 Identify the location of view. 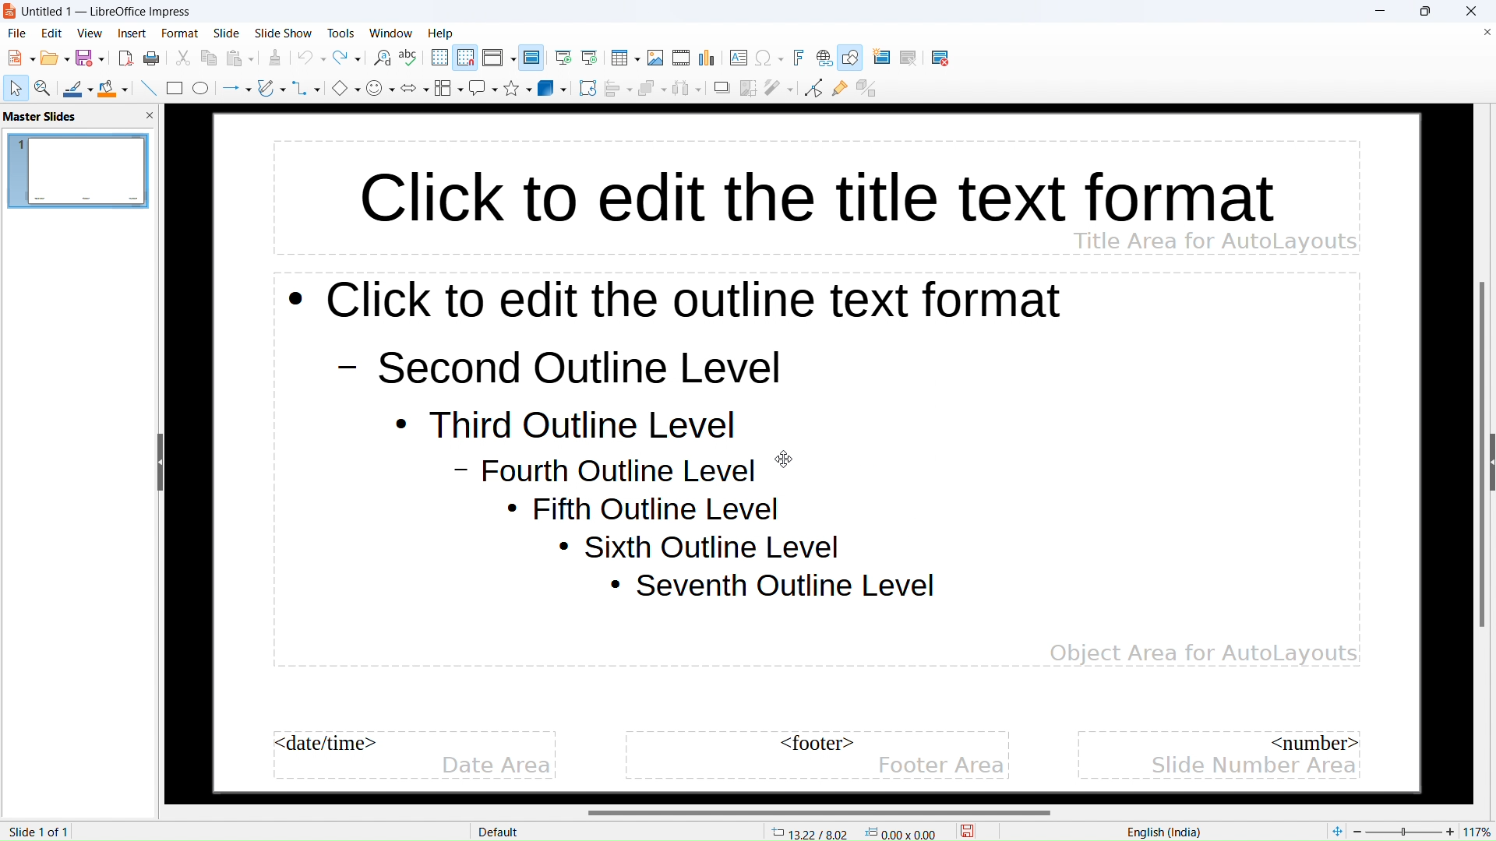
(90, 33).